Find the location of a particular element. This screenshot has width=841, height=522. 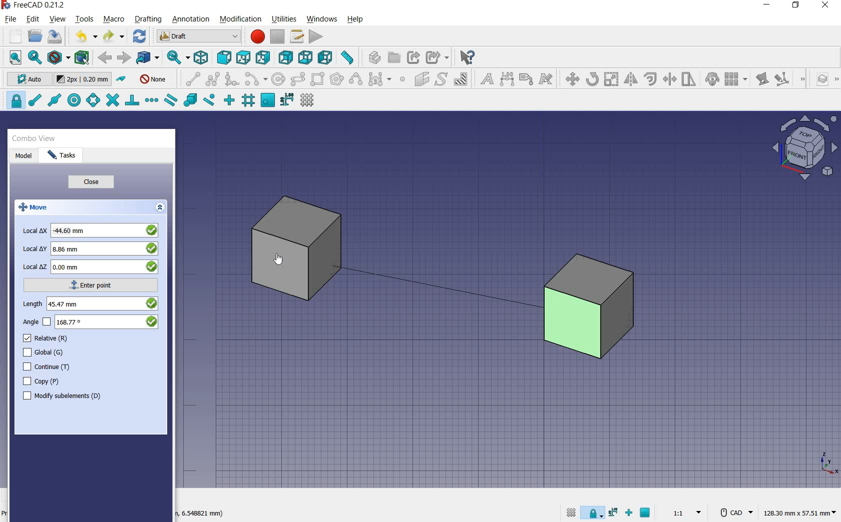

front is located at coordinates (223, 57).